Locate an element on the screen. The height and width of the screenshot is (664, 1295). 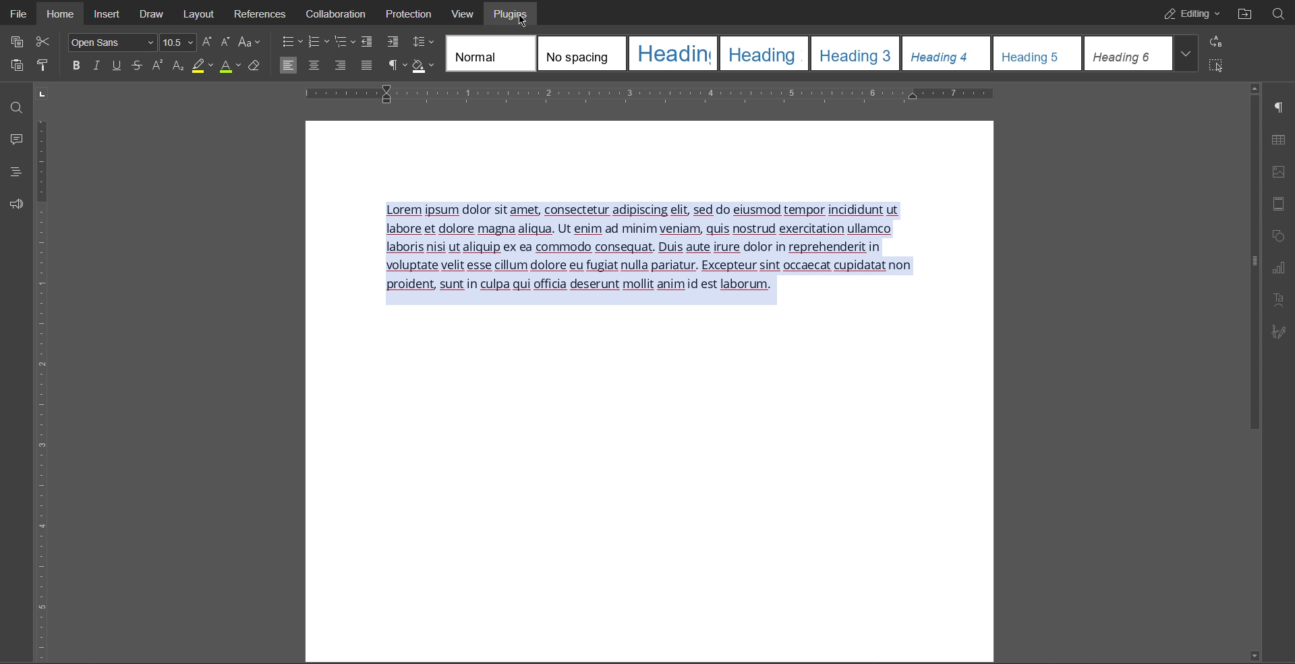
Heading 3 is located at coordinates (857, 53).